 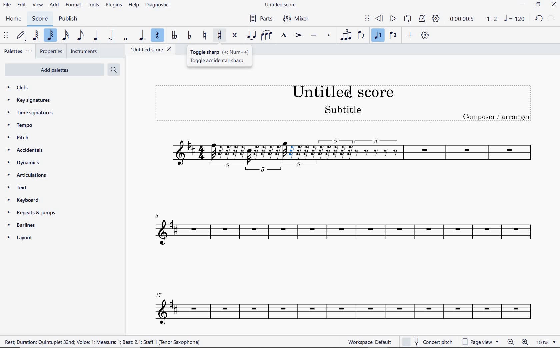 What do you see at coordinates (262, 18) in the screenshot?
I see `PARTS` at bounding box center [262, 18].